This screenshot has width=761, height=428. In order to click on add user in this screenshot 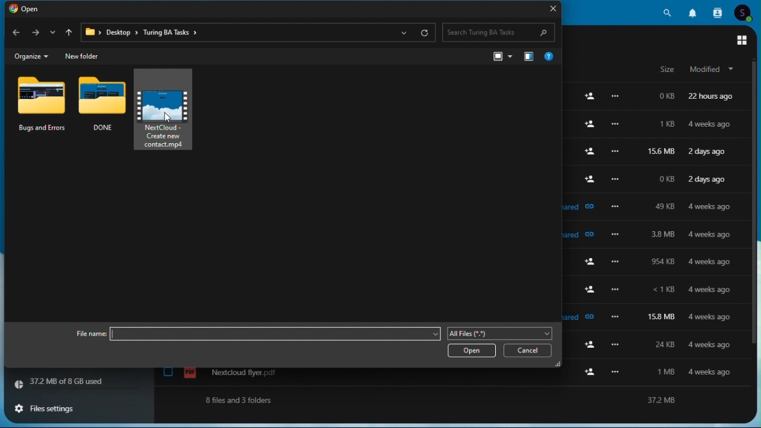, I will do `click(590, 178)`.